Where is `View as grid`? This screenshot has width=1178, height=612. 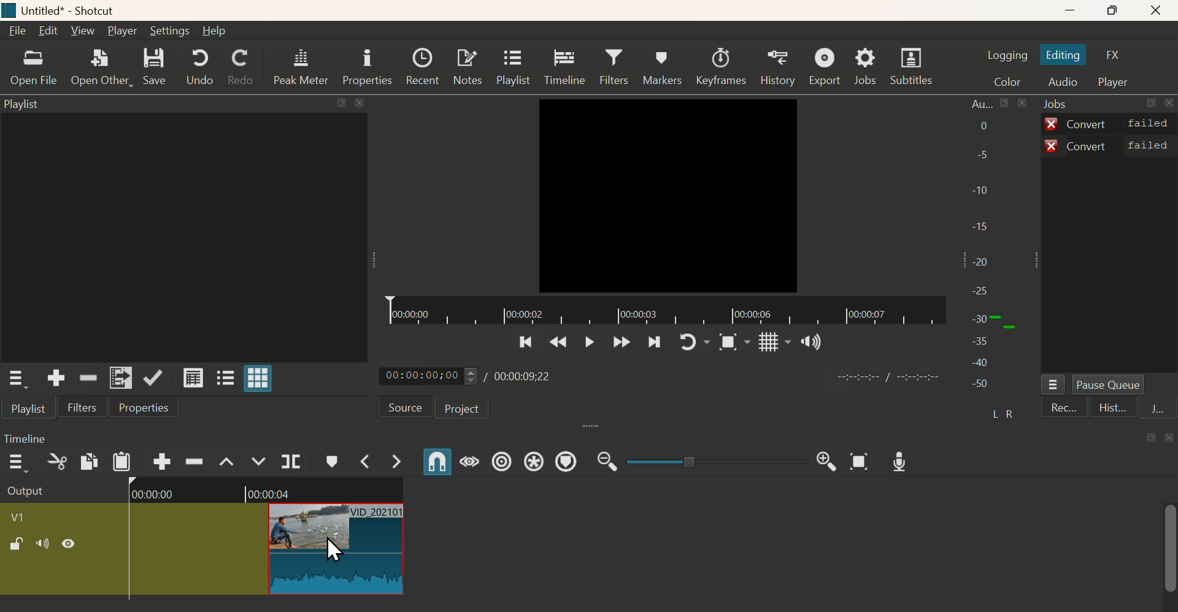
View as grid is located at coordinates (262, 378).